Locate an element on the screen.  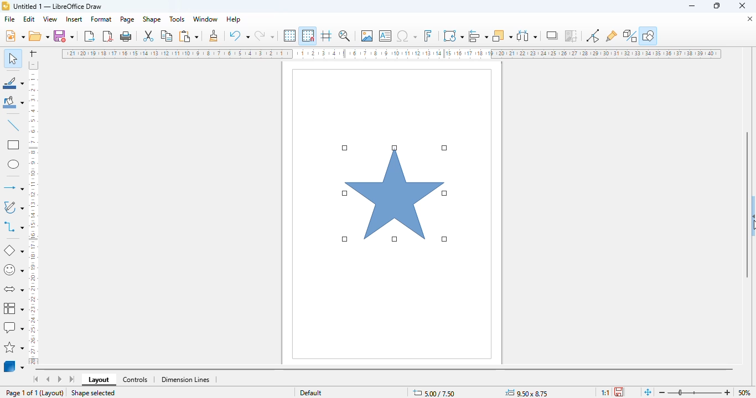
export is located at coordinates (90, 36).